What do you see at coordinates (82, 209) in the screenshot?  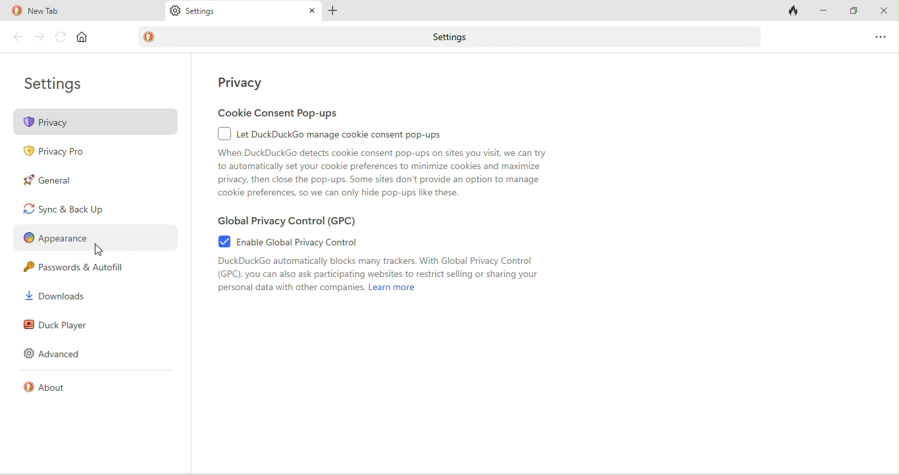 I see `sync and back up` at bounding box center [82, 209].